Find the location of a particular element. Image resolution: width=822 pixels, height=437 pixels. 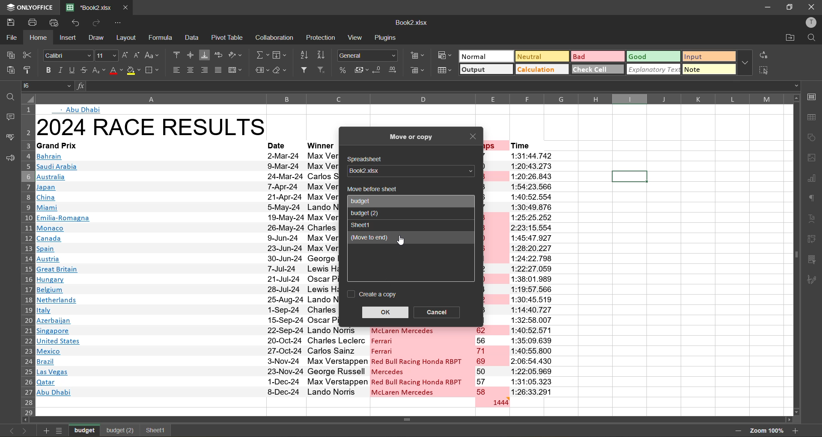

zoom factor is located at coordinates (766, 430).